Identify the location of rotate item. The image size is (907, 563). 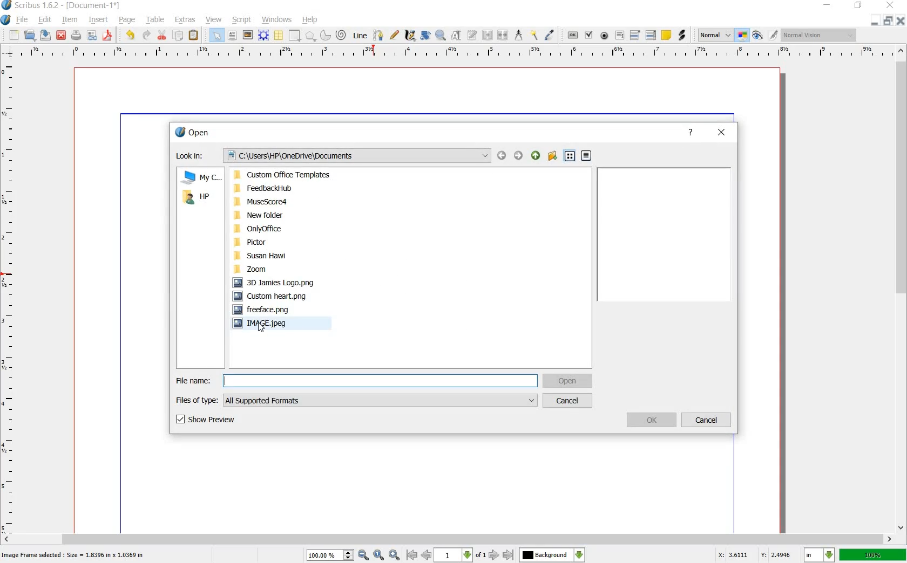
(425, 35).